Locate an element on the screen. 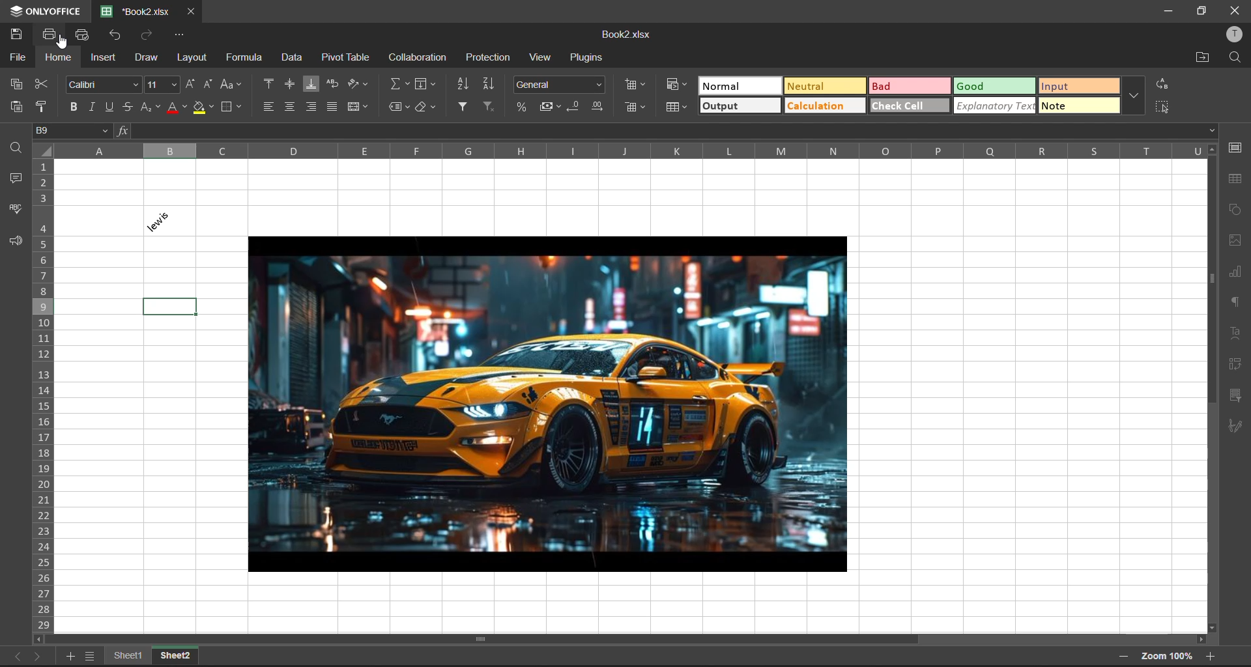 The height and width of the screenshot is (667, 1251). neutral is located at coordinates (820, 87).